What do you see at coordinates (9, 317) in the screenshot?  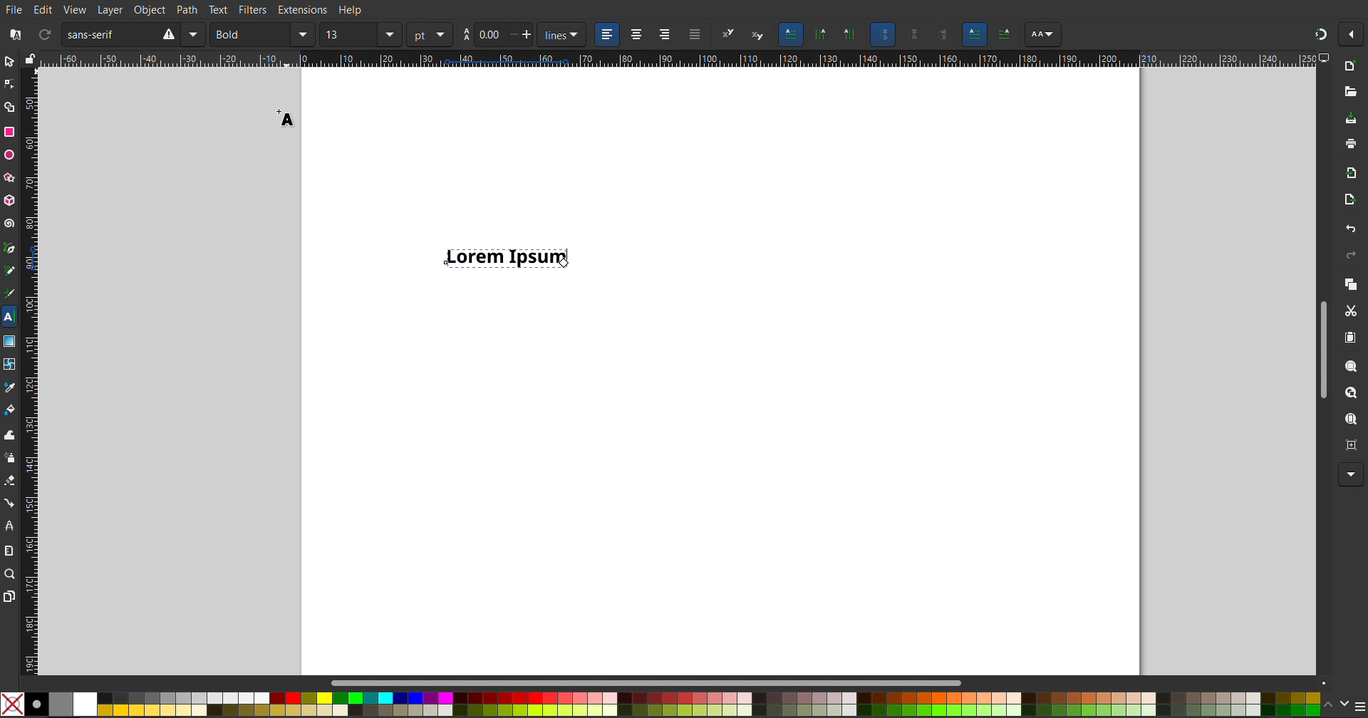 I see `Text Tool` at bounding box center [9, 317].